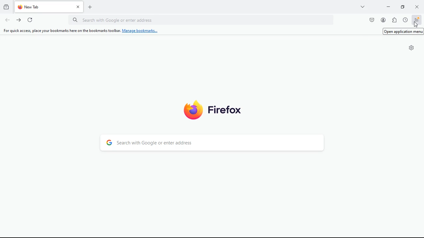  I want to click on minimize, so click(388, 7).